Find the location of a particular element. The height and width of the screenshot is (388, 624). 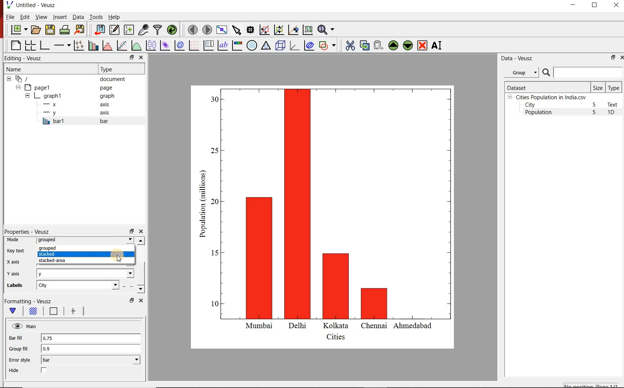

click or draw a rectangle to zoom graph indexes is located at coordinates (264, 29).